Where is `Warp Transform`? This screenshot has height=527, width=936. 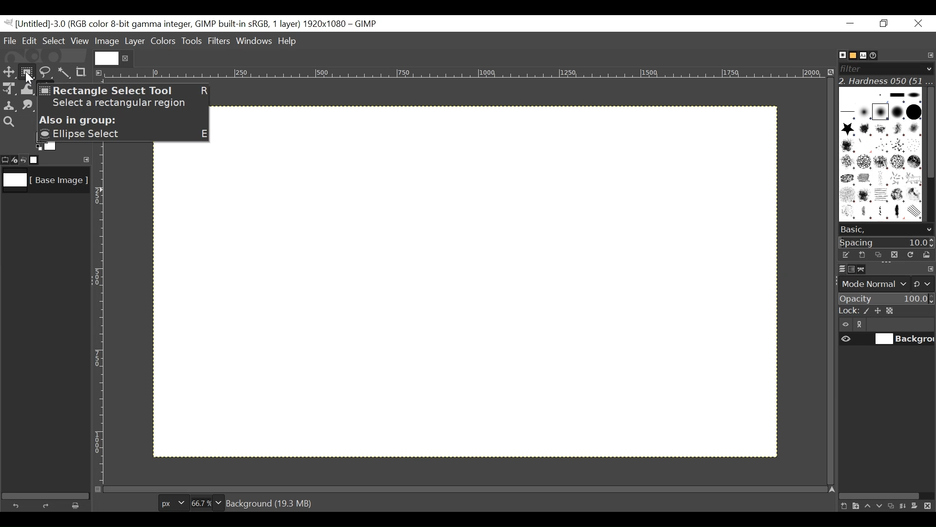 Warp Transform is located at coordinates (27, 90).